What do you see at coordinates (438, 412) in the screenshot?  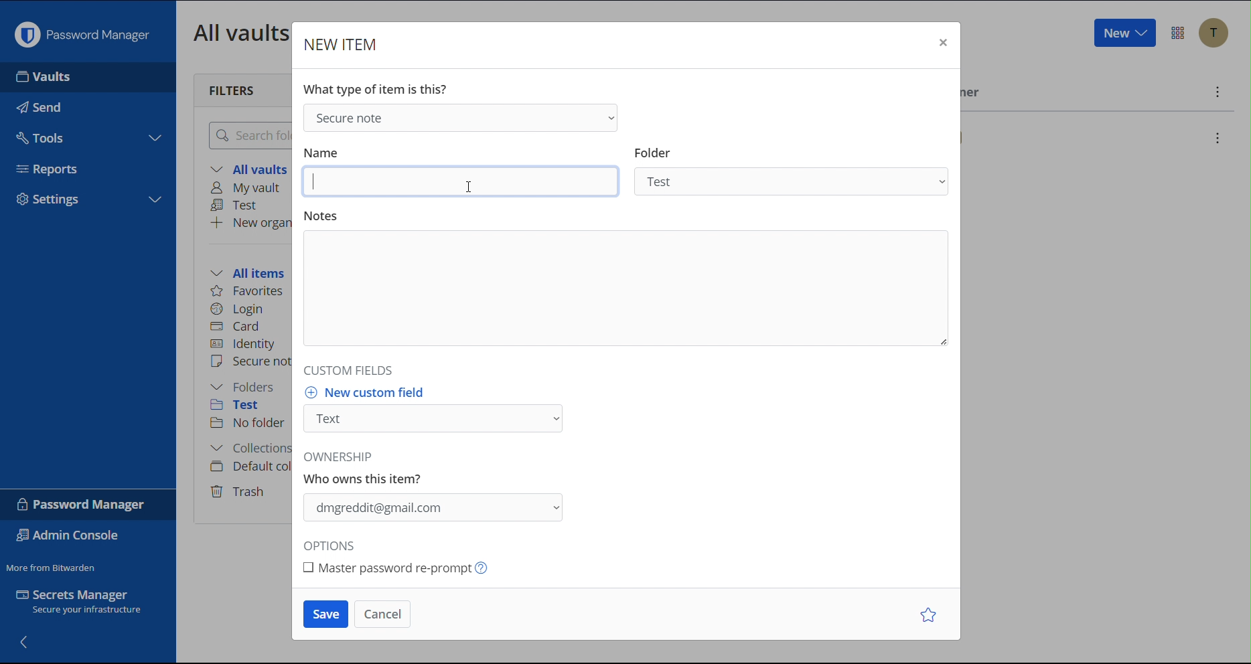 I see `New custom Field` at bounding box center [438, 412].